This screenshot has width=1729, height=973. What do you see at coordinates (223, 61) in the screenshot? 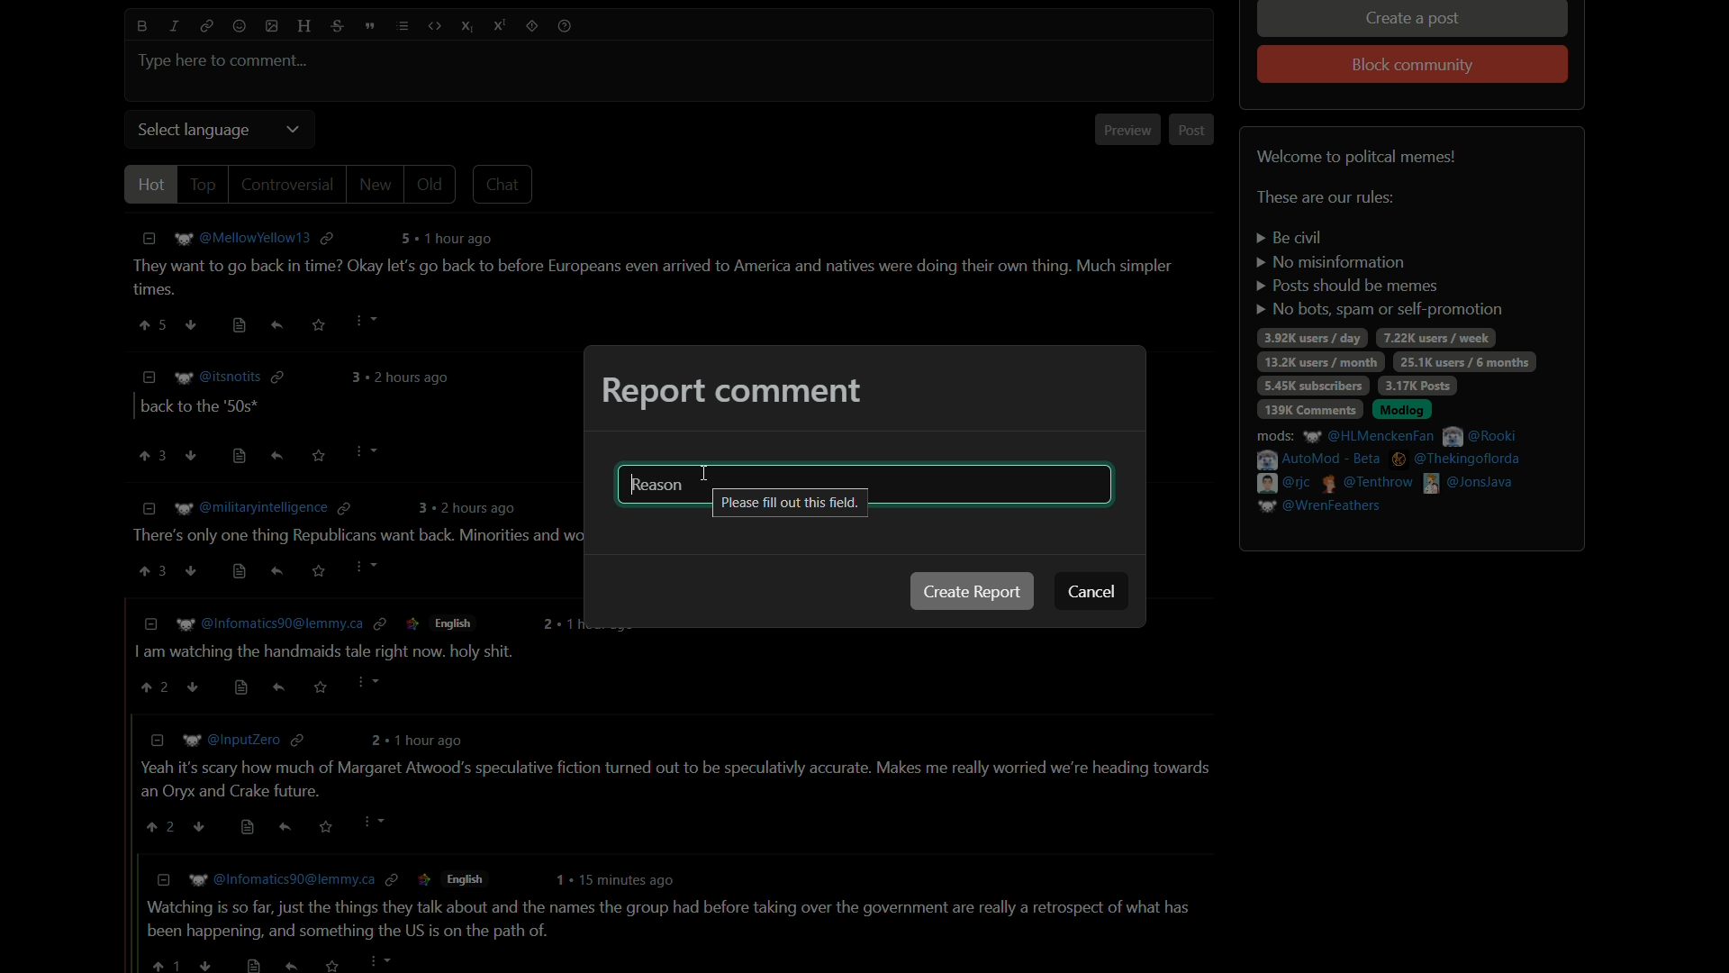
I see `type here to comment` at bounding box center [223, 61].